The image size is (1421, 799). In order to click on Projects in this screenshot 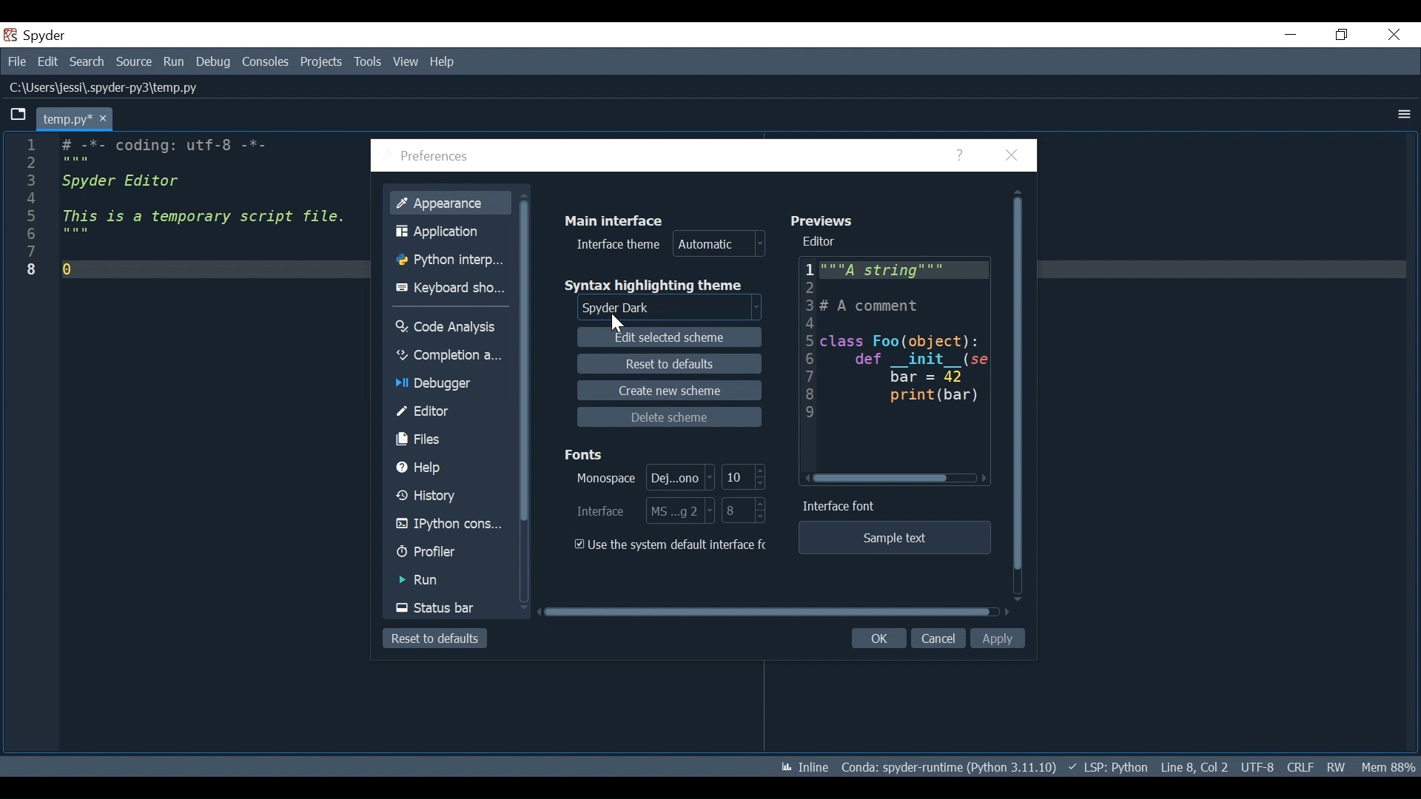, I will do `click(321, 63)`.